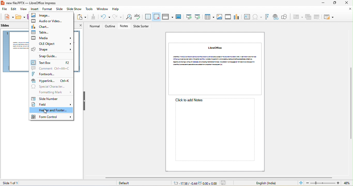  Describe the element at coordinates (80, 26) in the screenshot. I see `close` at that location.